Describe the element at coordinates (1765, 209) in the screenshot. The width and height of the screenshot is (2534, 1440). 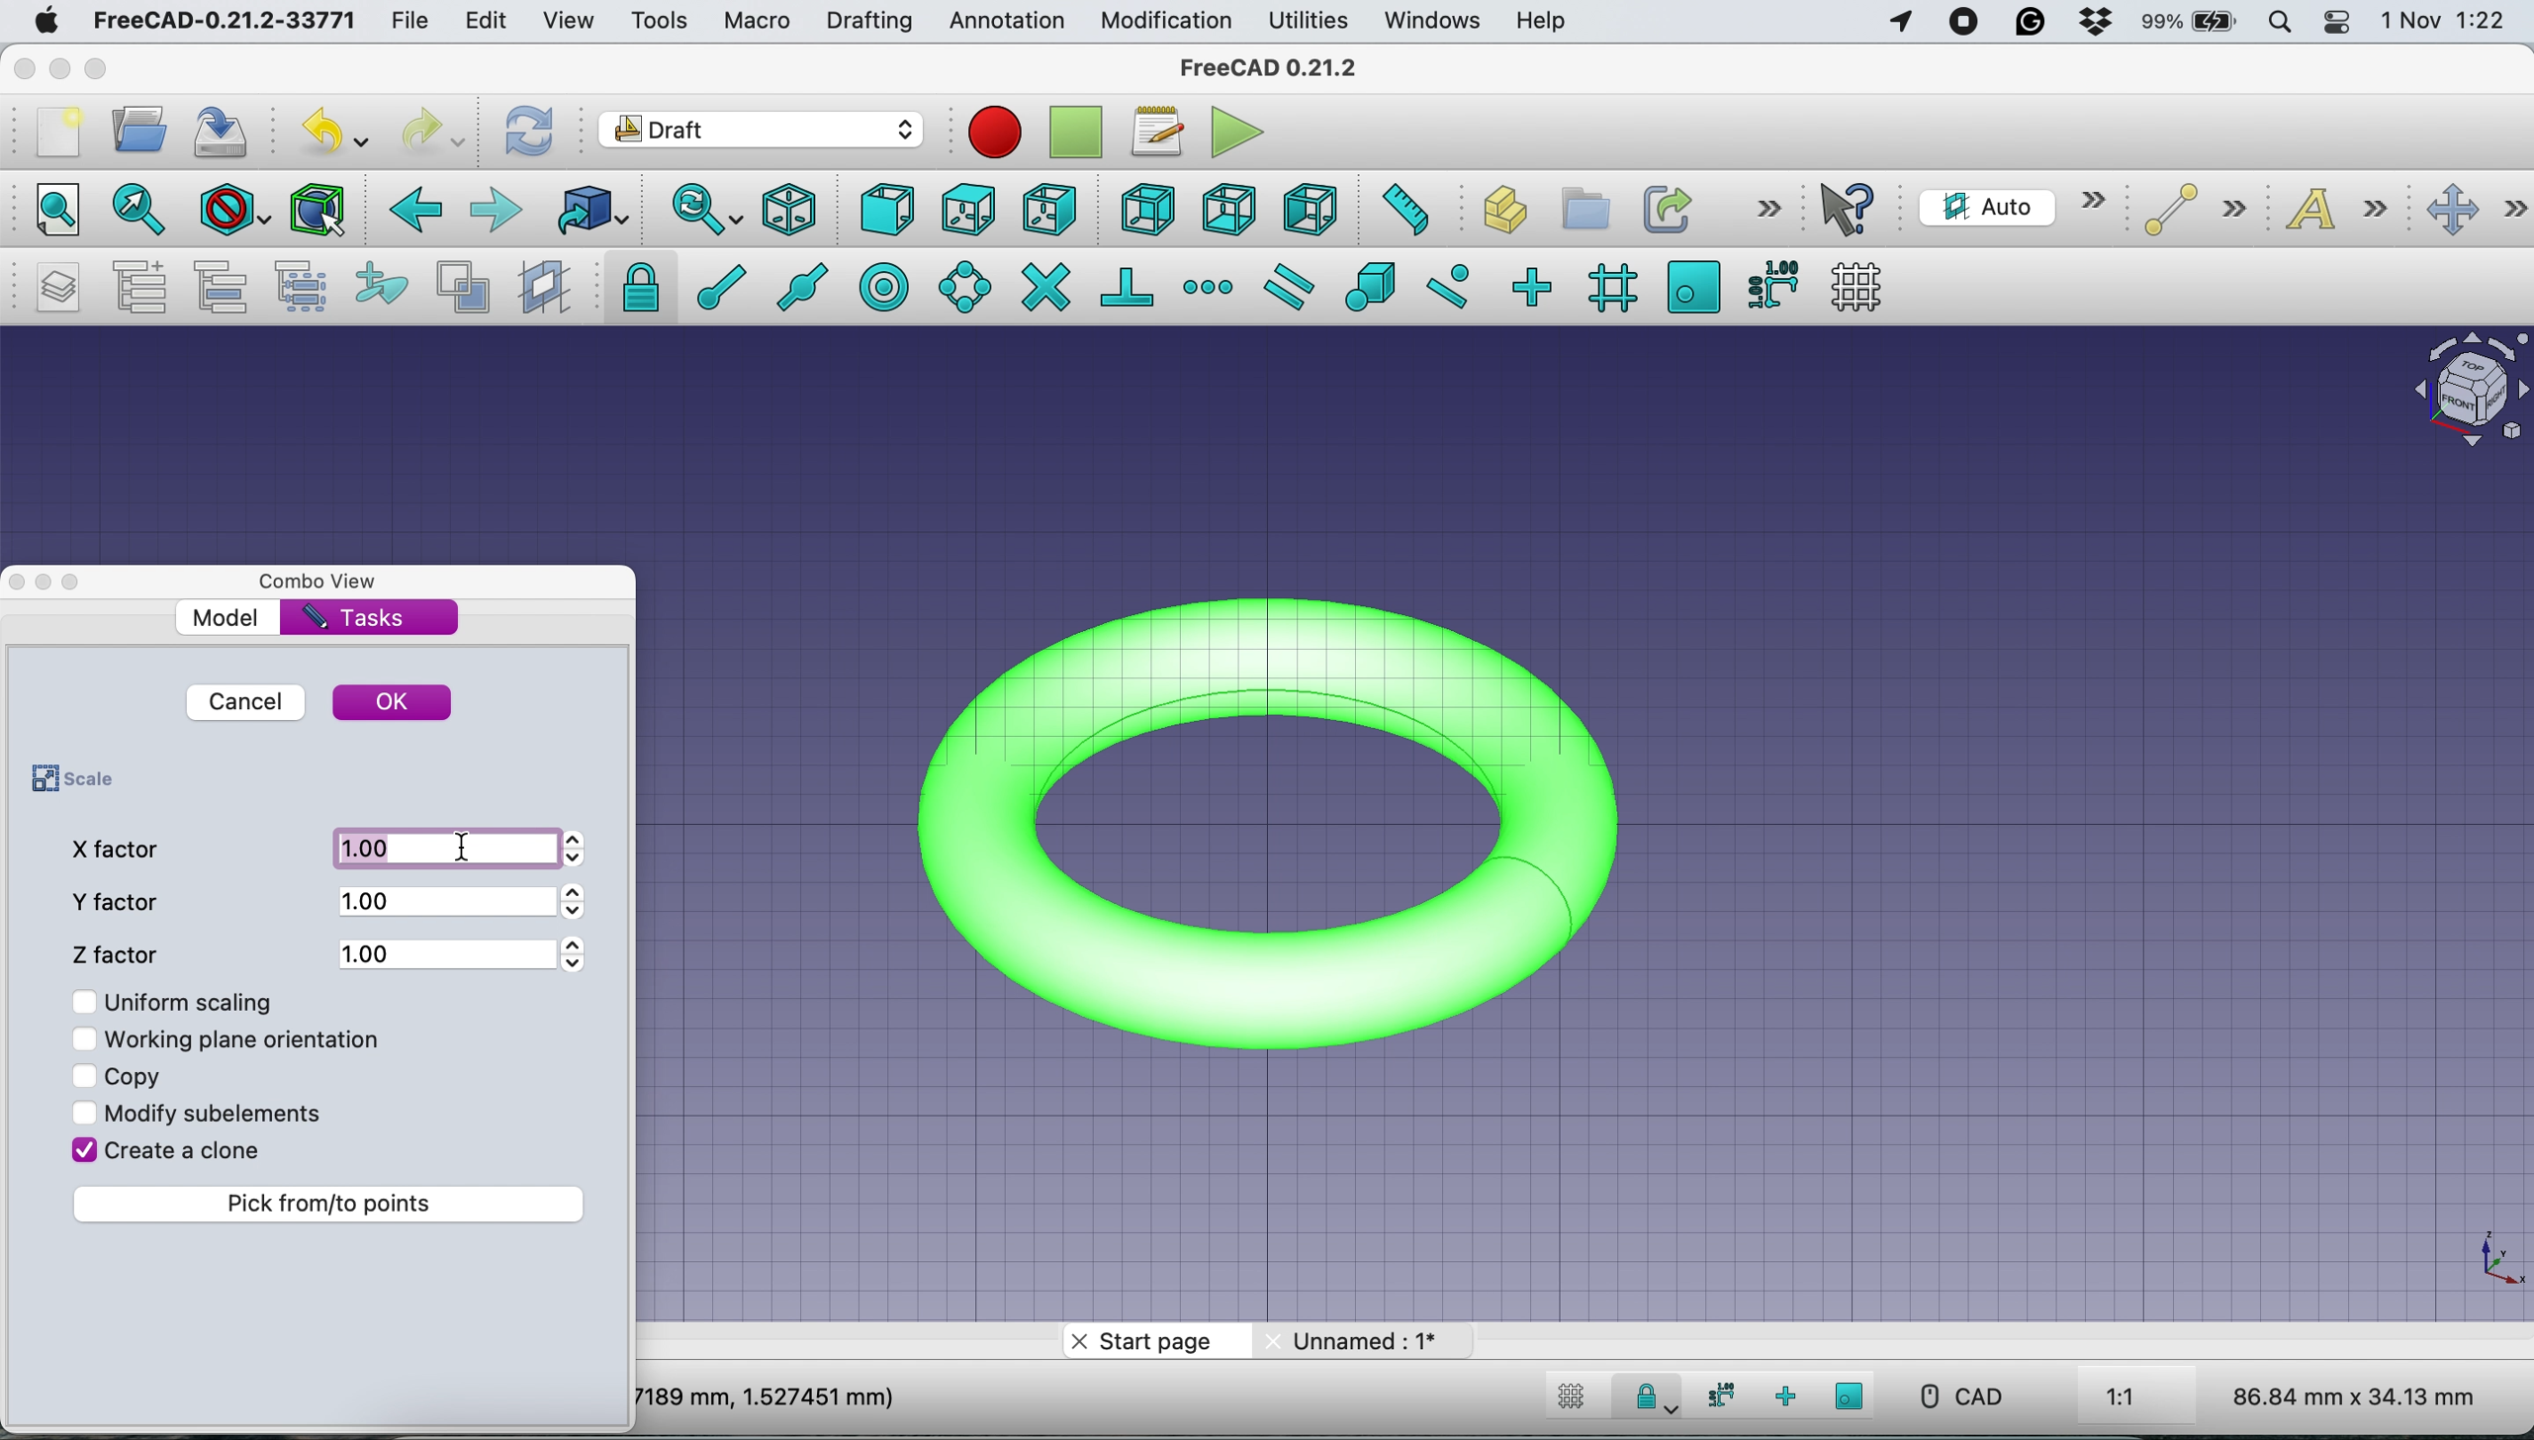
I see `more options` at that location.